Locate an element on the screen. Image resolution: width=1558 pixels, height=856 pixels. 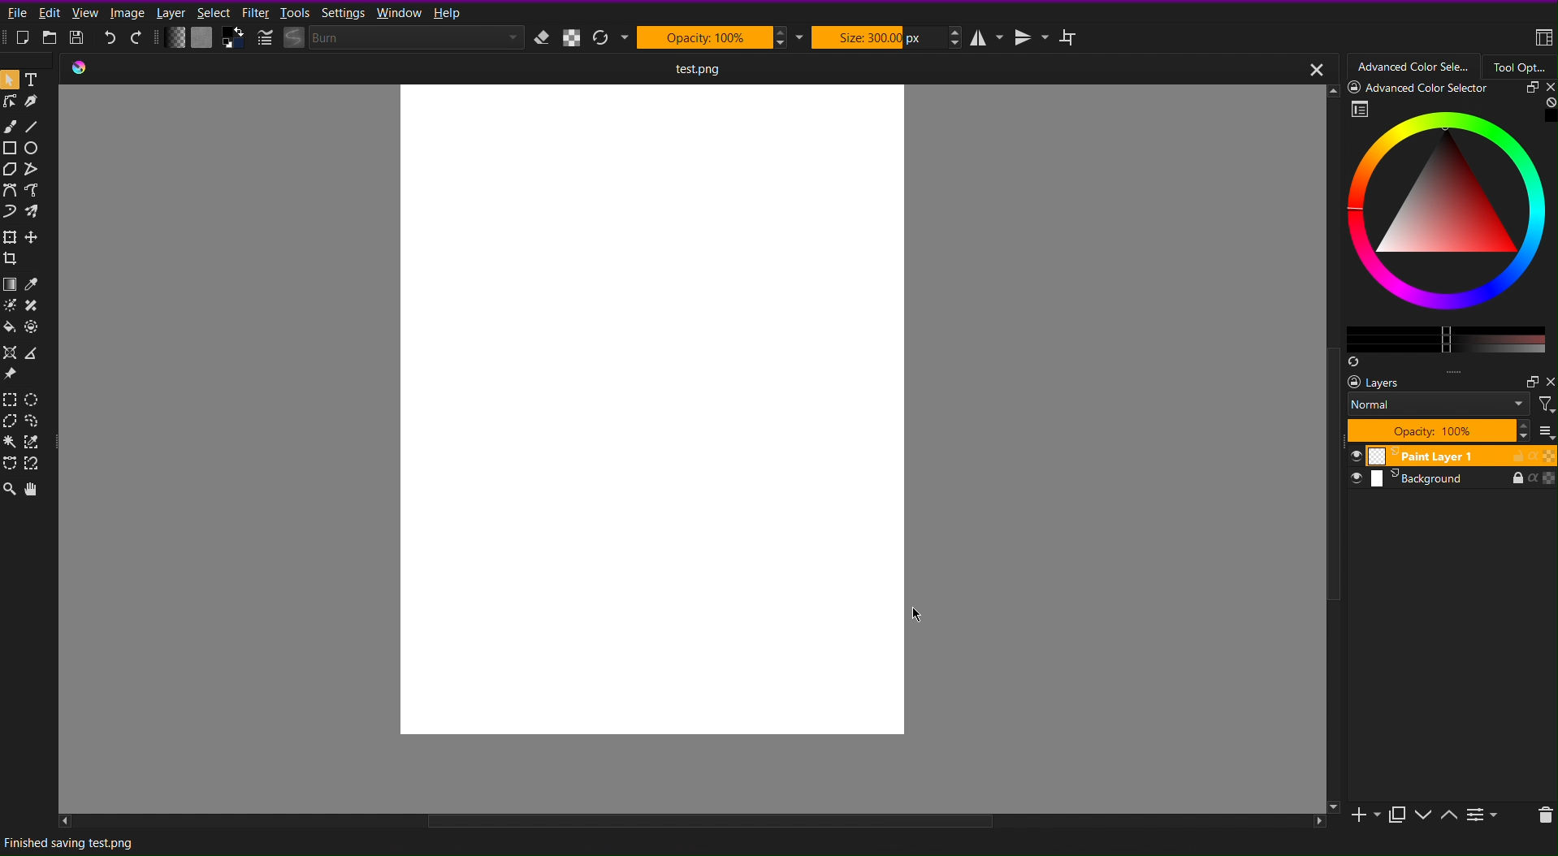
Refresh is located at coordinates (606, 37).